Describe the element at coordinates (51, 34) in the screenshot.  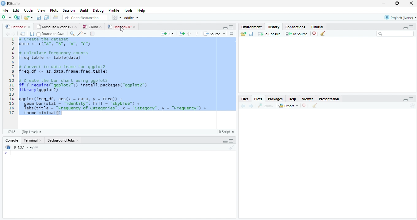
I see `Source on Save` at that location.